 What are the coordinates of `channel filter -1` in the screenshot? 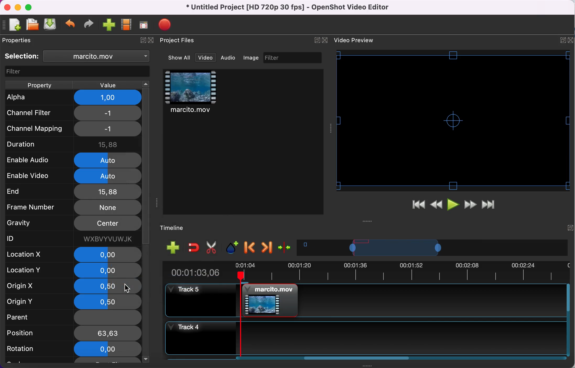 It's located at (72, 113).